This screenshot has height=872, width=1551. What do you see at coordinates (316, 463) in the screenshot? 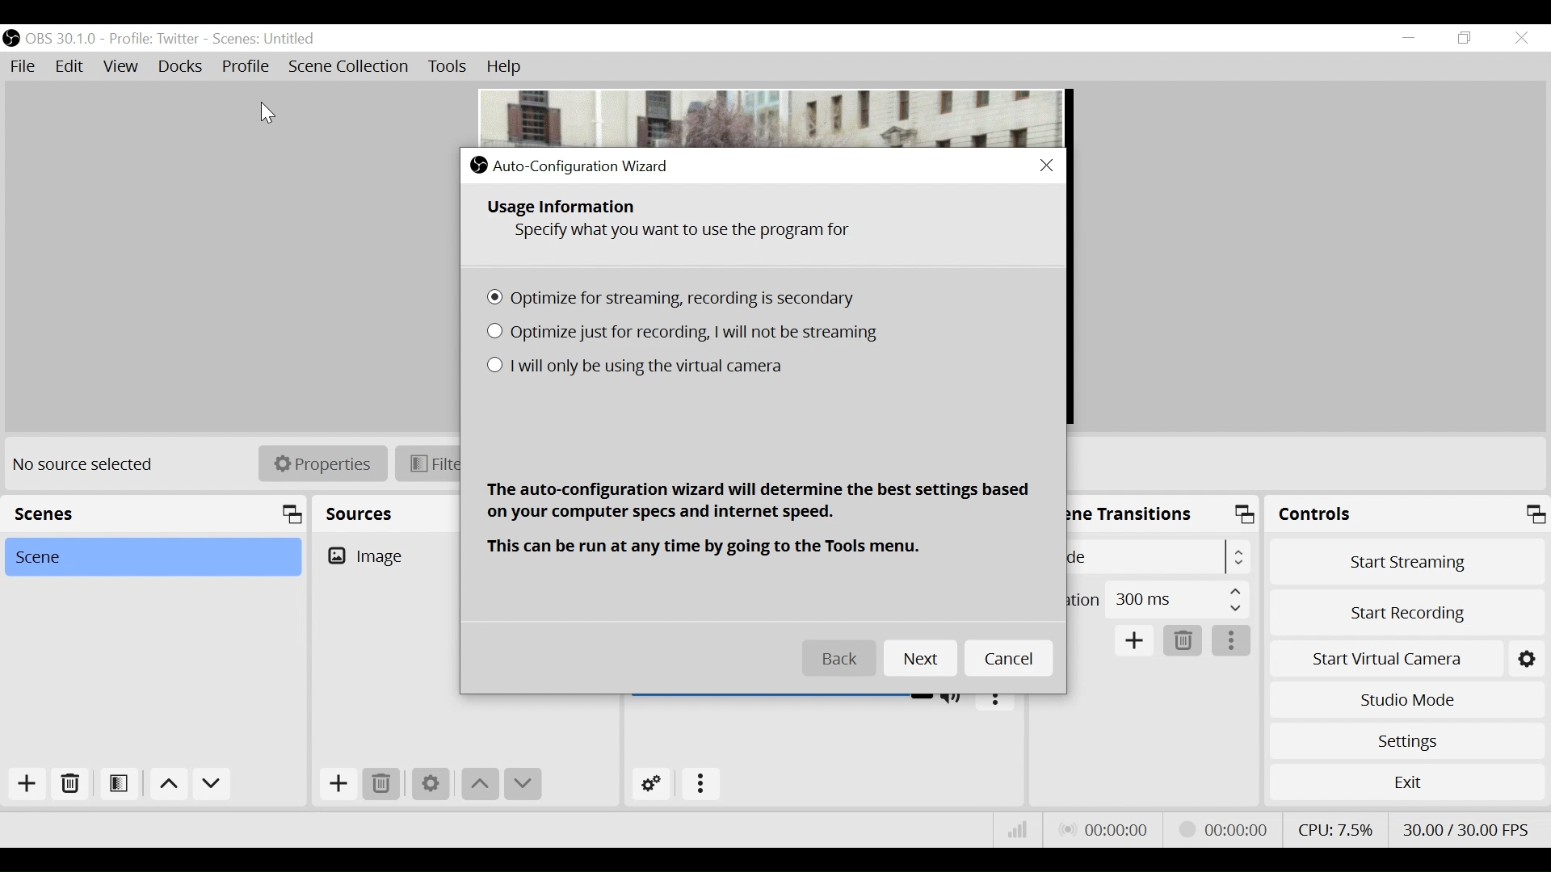
I see `Properties` at bounding box center [316, 463].